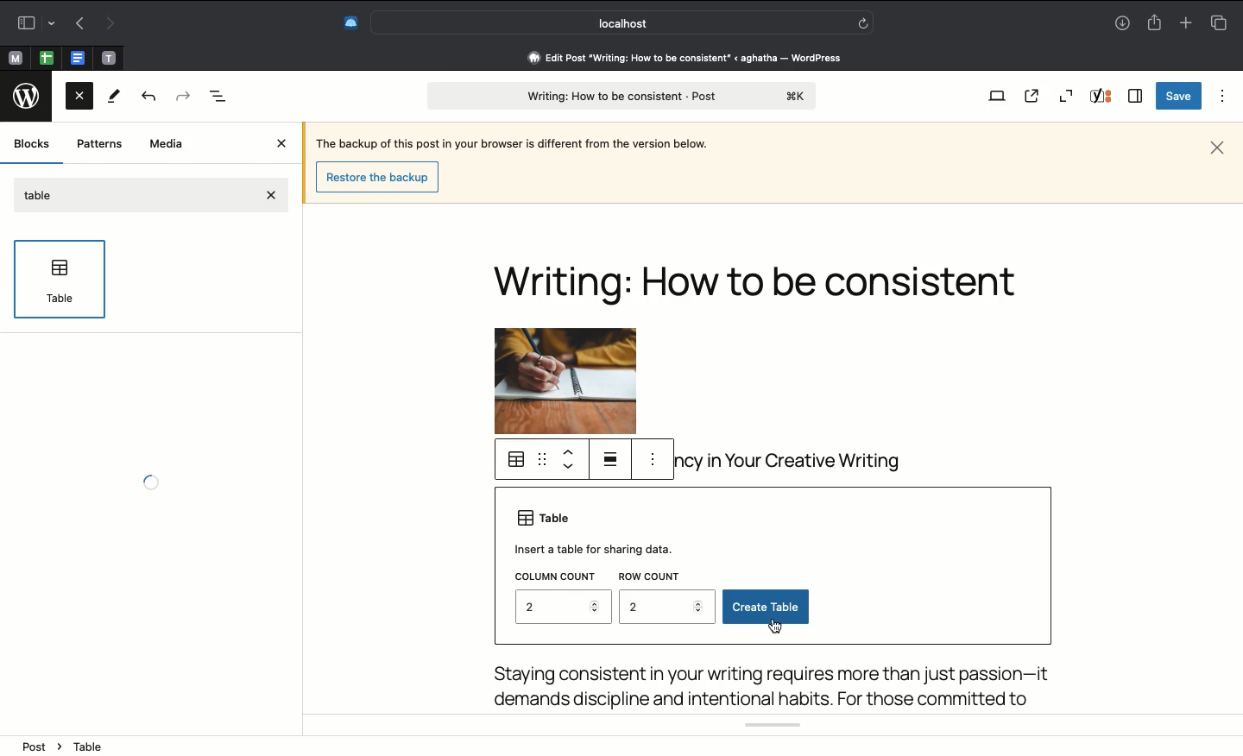 The width and height of the screenshot is (1243, 756). I want to click on Body, so click(776, 685).